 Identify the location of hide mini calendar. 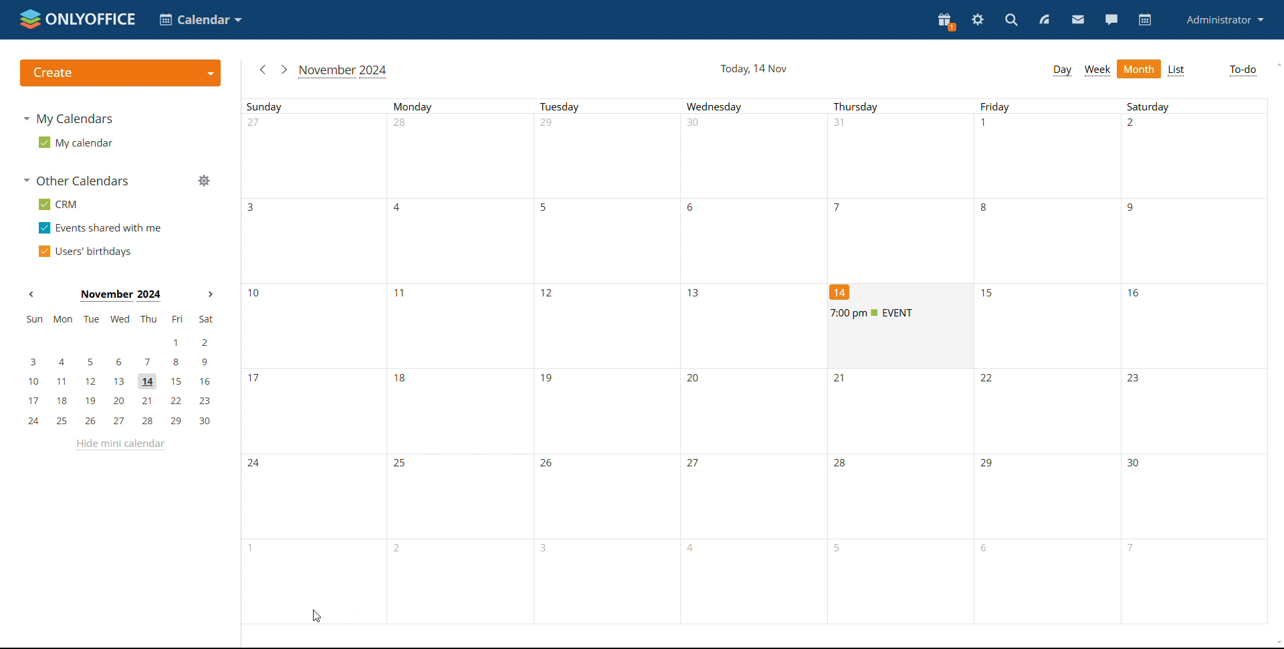
(120, 444).